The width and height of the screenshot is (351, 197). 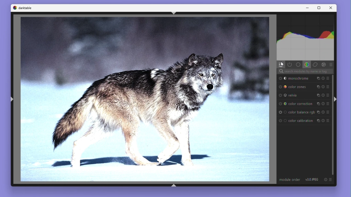 What do you see at coordinates (318, 86) in the screenshot?
I see `multiple instance actions` at bounding box center [318, 86].